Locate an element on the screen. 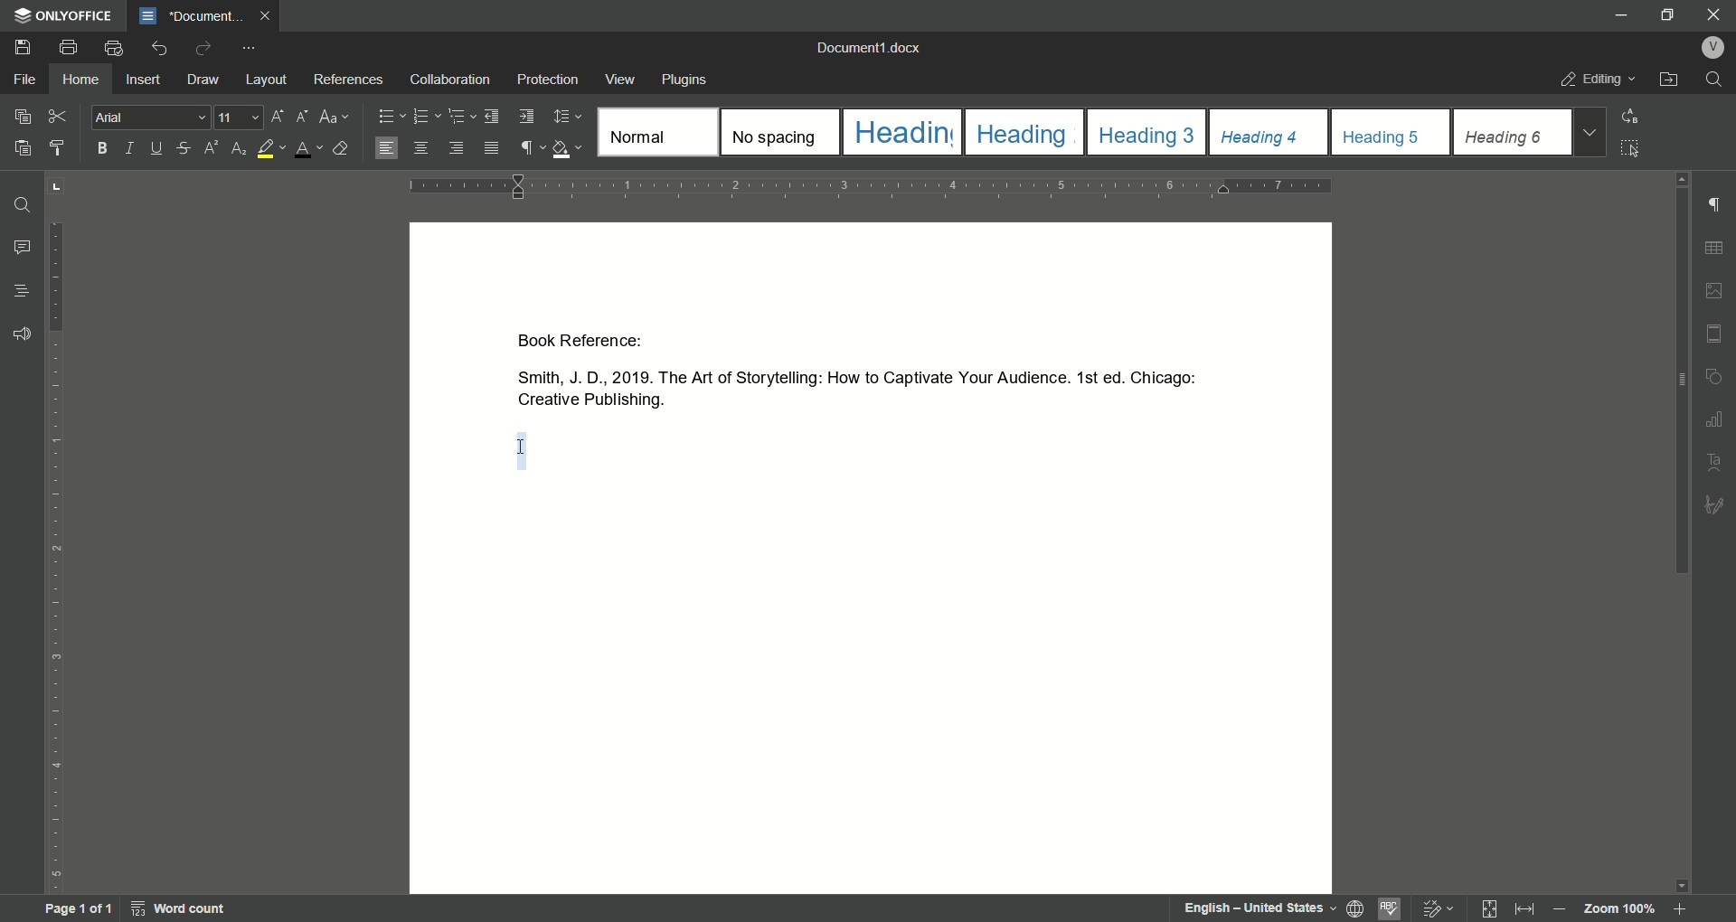 The width and height of the screenshot is (1736, 922). headings is located at coordinates (1269, 131).